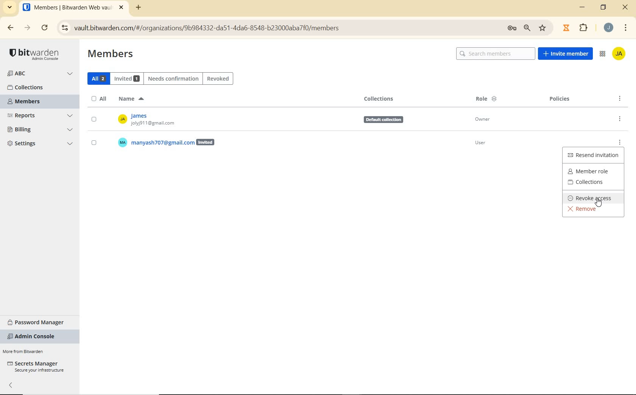  I want to click on ROLE, so click(486, 100).